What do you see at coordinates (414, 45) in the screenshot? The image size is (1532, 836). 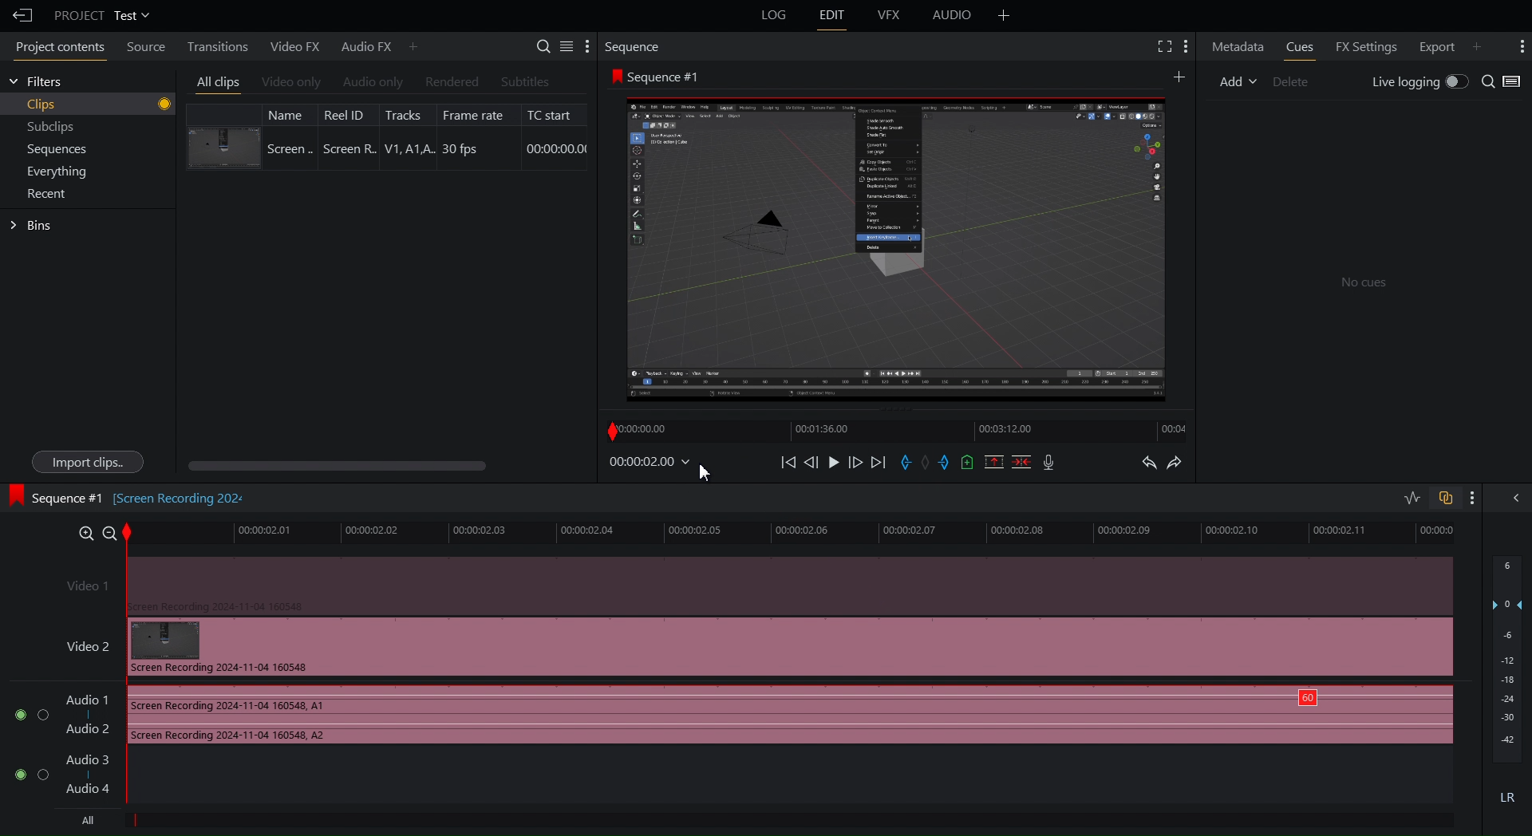 I see `More` at bounding box center [414, 45].